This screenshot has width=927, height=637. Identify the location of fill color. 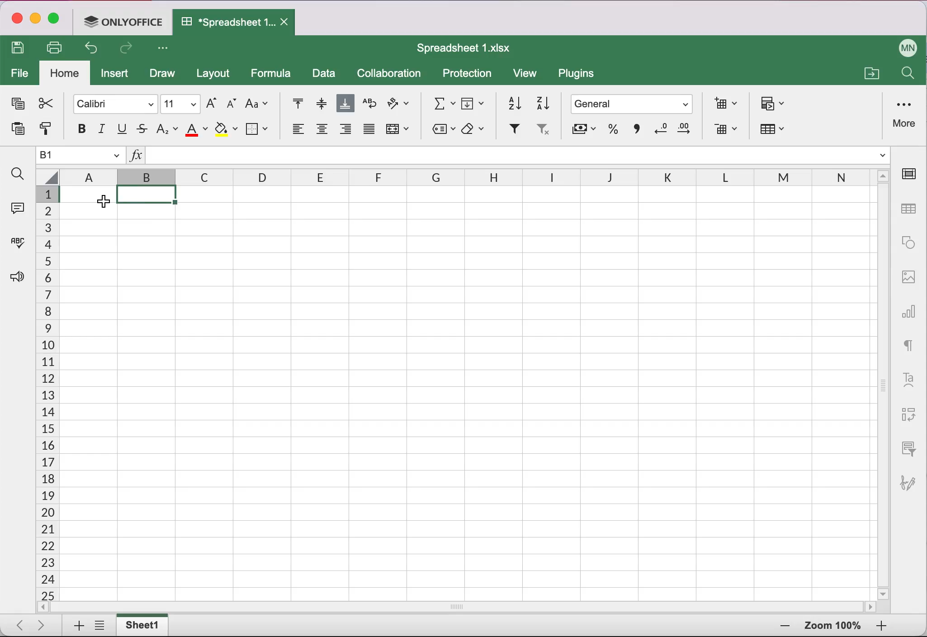
(226, 130).